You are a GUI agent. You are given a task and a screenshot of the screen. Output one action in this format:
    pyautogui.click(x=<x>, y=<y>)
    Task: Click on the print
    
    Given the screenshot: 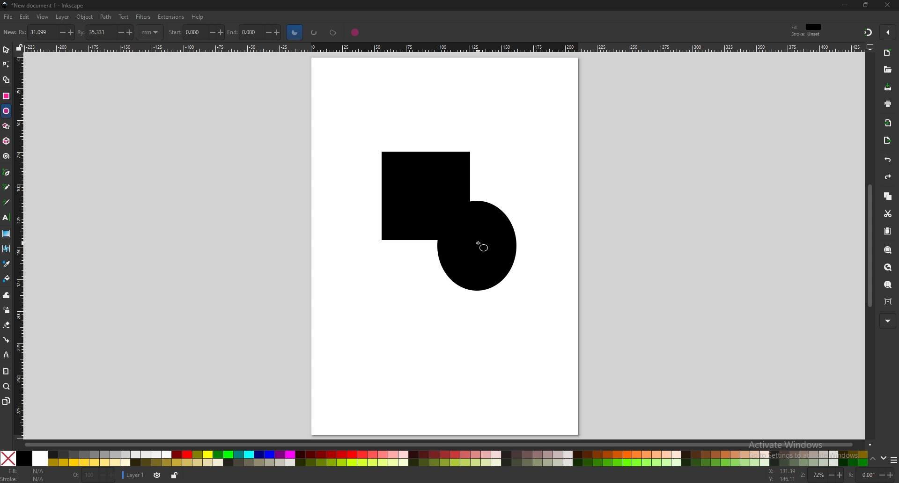 What is the action you would take?
    pyautogui.click(x=887, y=103)
    